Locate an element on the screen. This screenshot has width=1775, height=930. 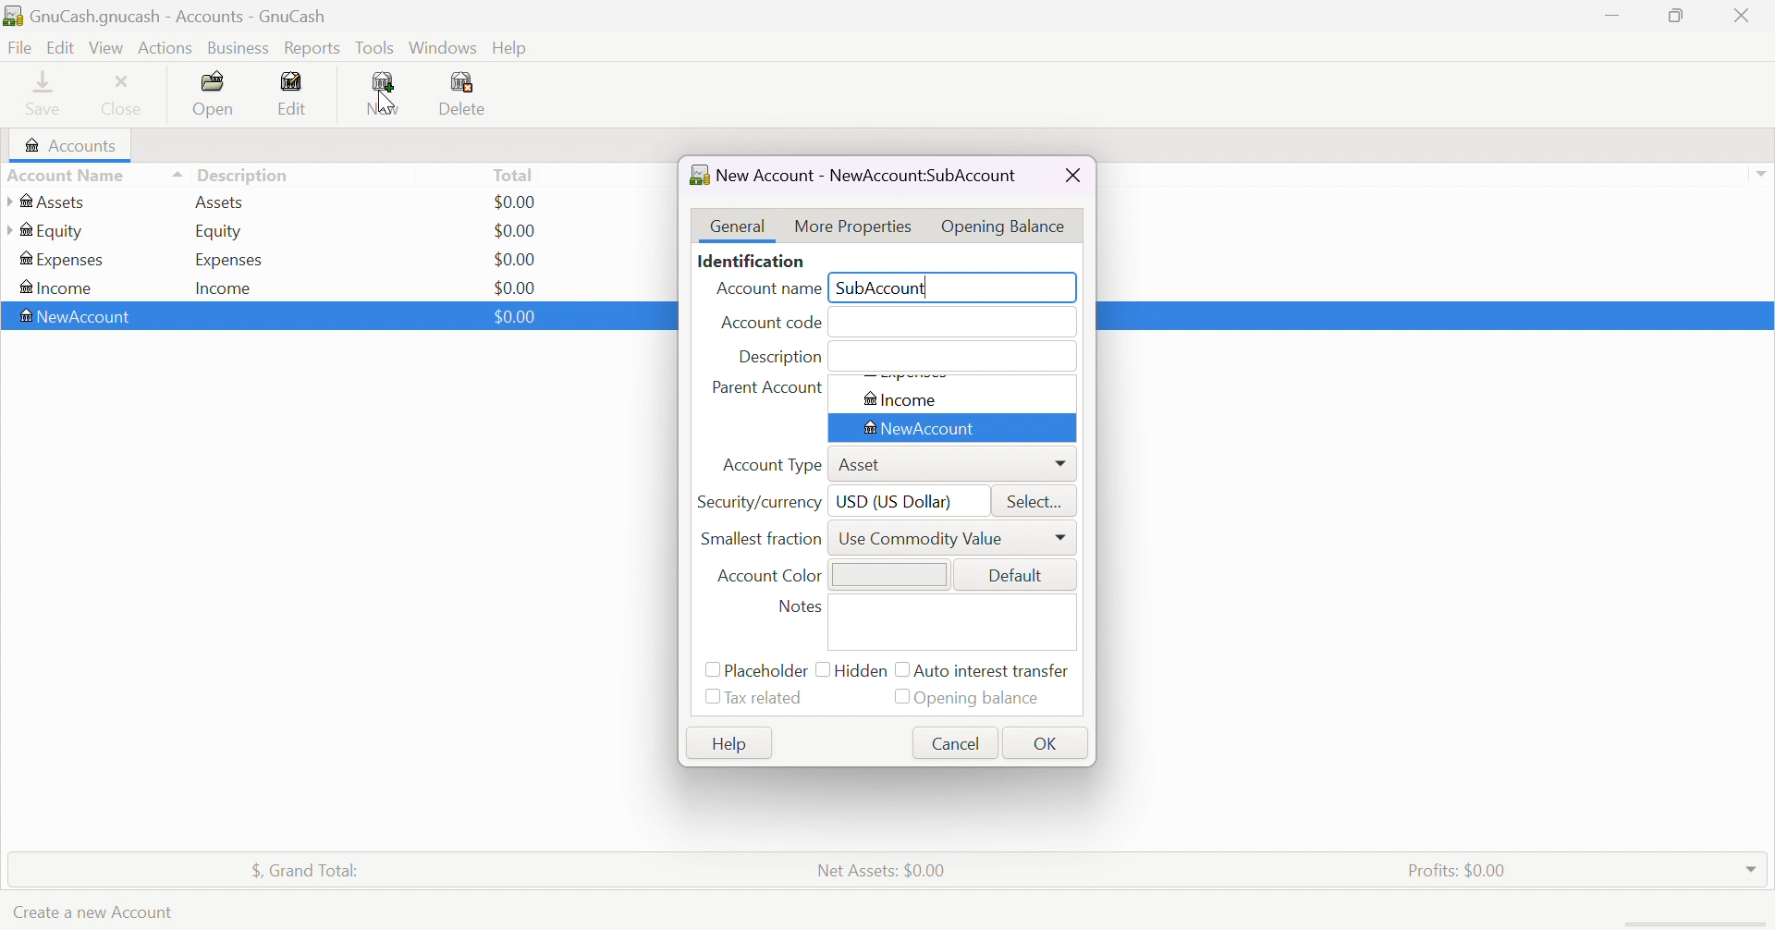
Asset is located at coordinates (866, 465).